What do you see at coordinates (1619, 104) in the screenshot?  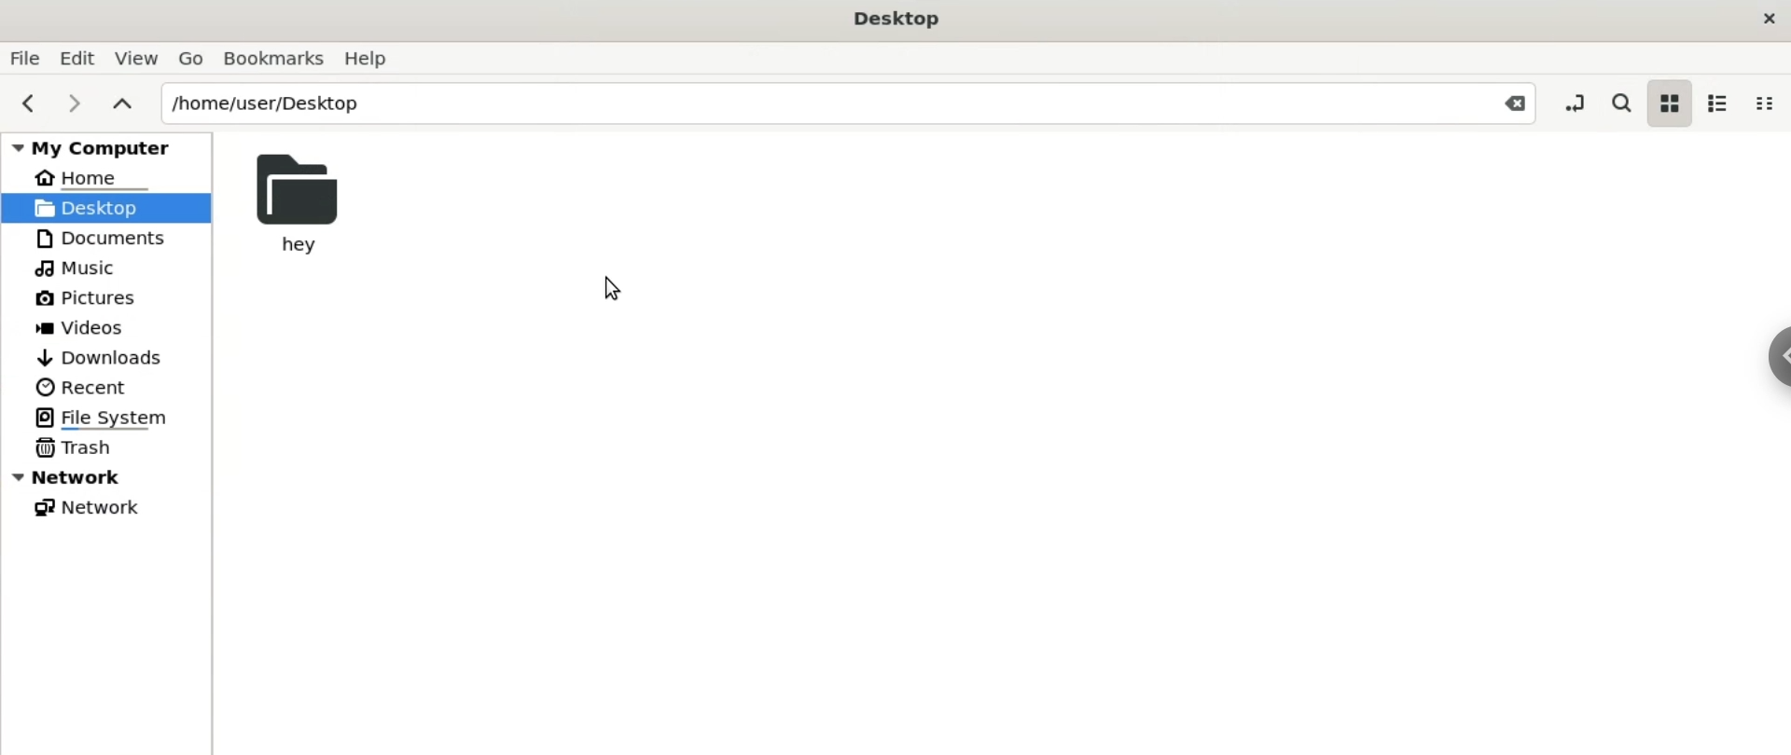 I see `search` at bounding box center [1619, 104].